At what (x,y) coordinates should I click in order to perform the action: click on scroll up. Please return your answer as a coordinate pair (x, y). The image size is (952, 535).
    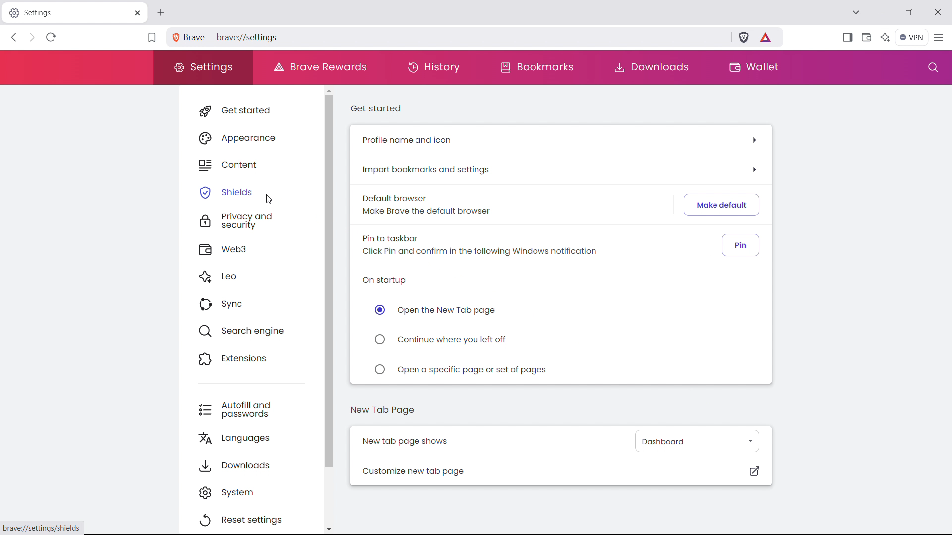
    Looking at the image, I should click on (328, 90).